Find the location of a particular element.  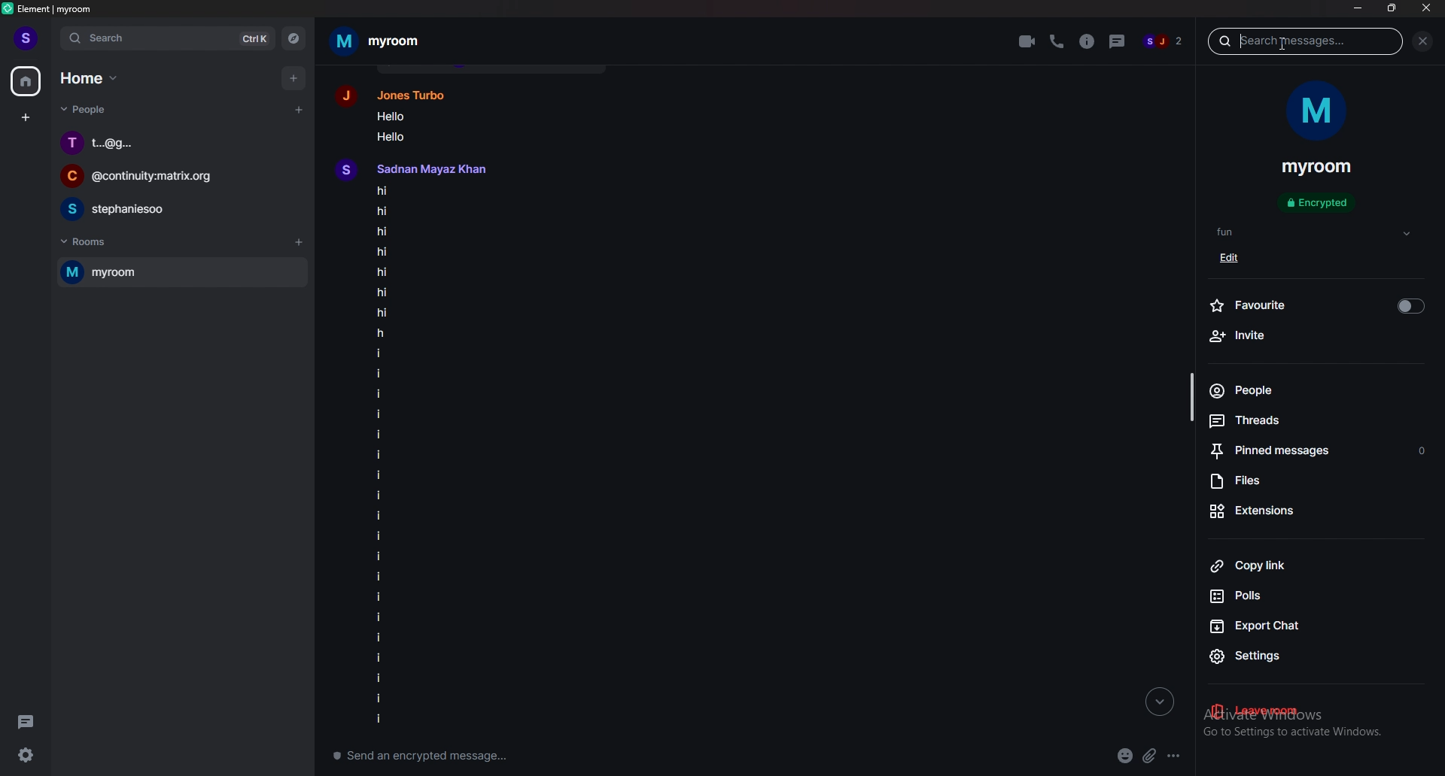

create space is located at coordinates (26, 119).